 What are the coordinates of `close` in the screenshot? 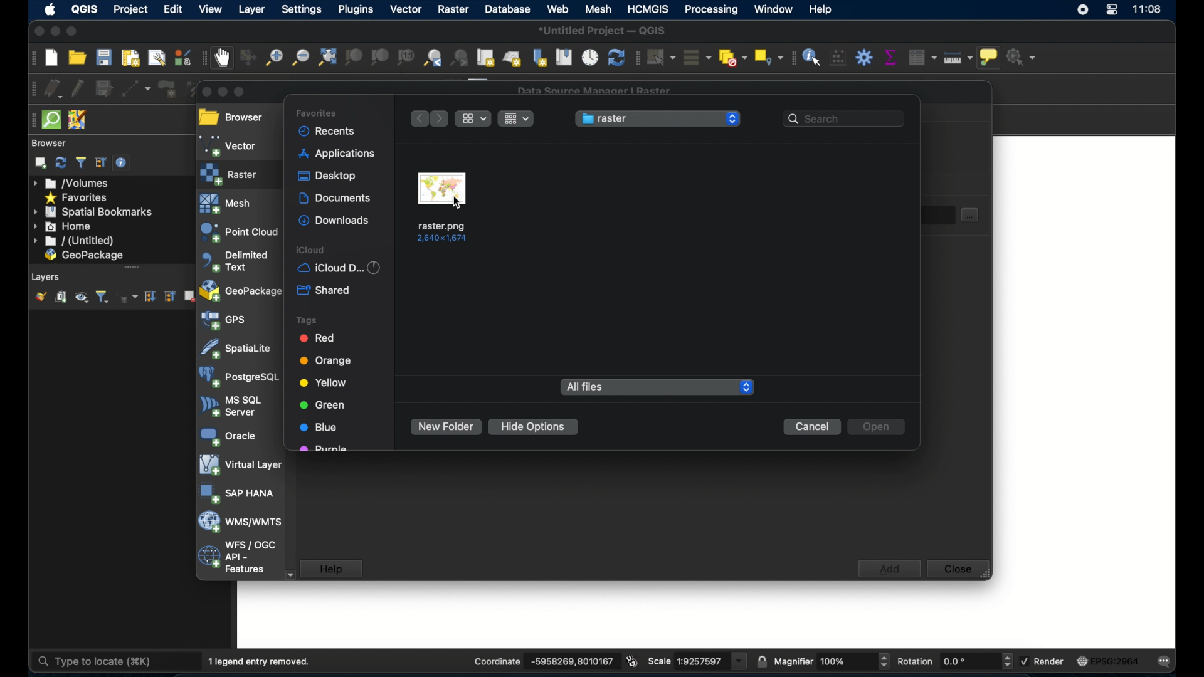 It's located at (961, 569).